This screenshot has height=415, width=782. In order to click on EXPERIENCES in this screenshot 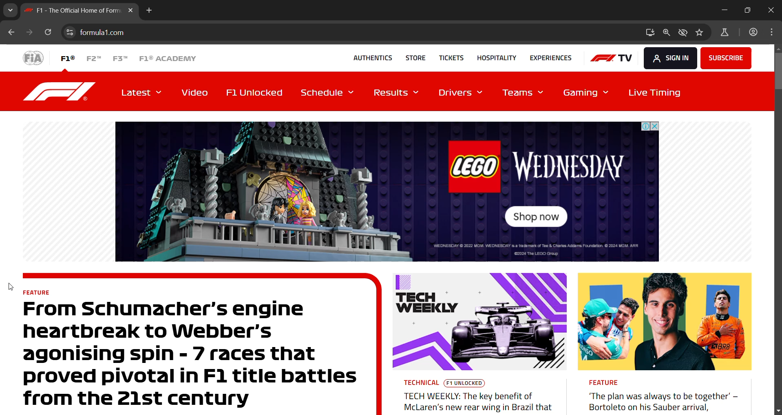, I will do `click(551, 58)`.